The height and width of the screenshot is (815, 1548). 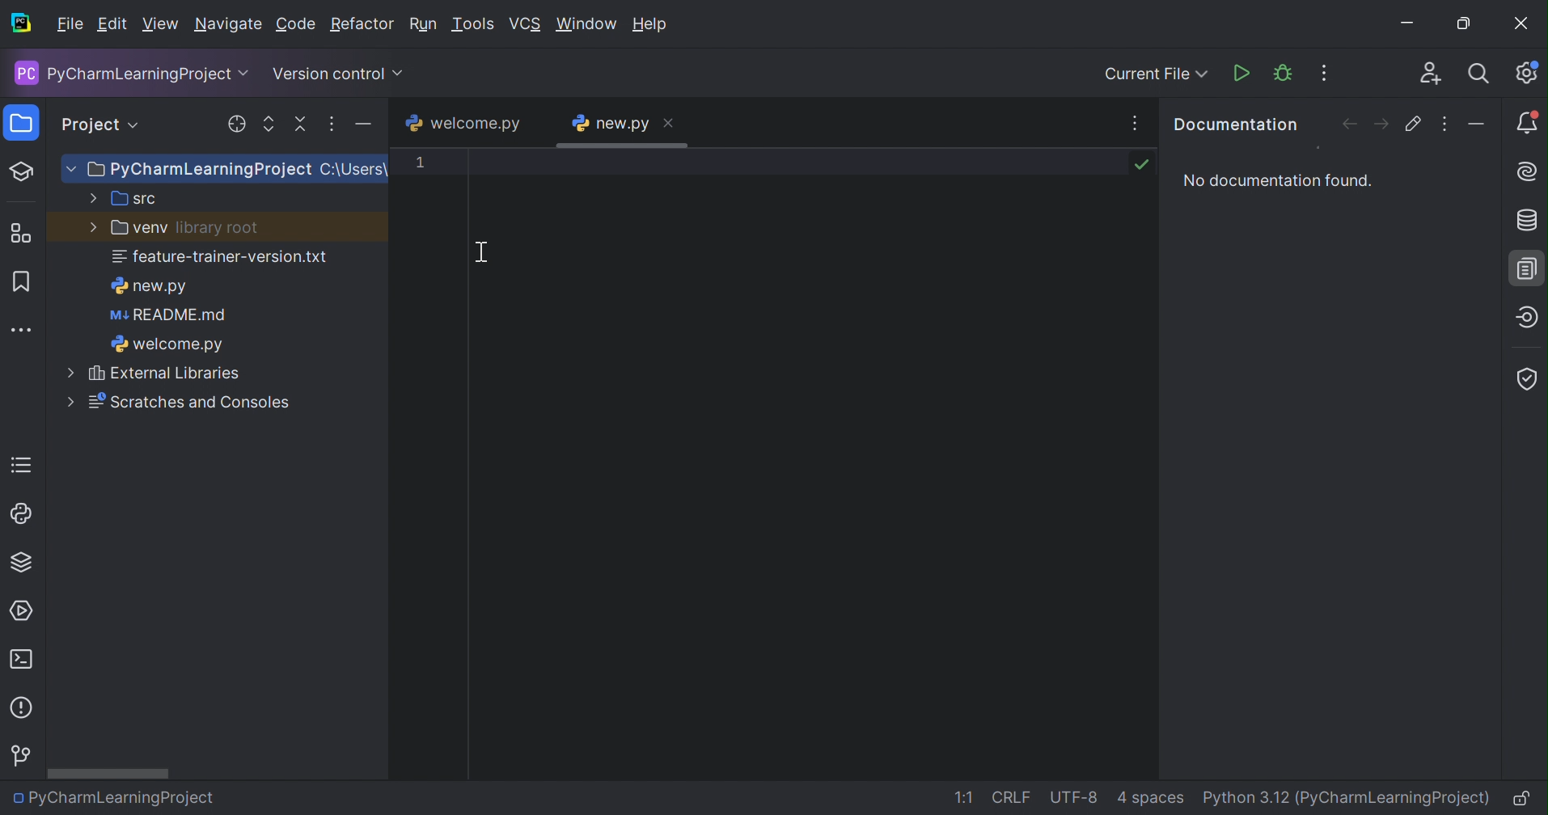 What do you see at coordinates (137, 125) in the screenshot?
I see `Drop down` at bounding box center [137, 125].